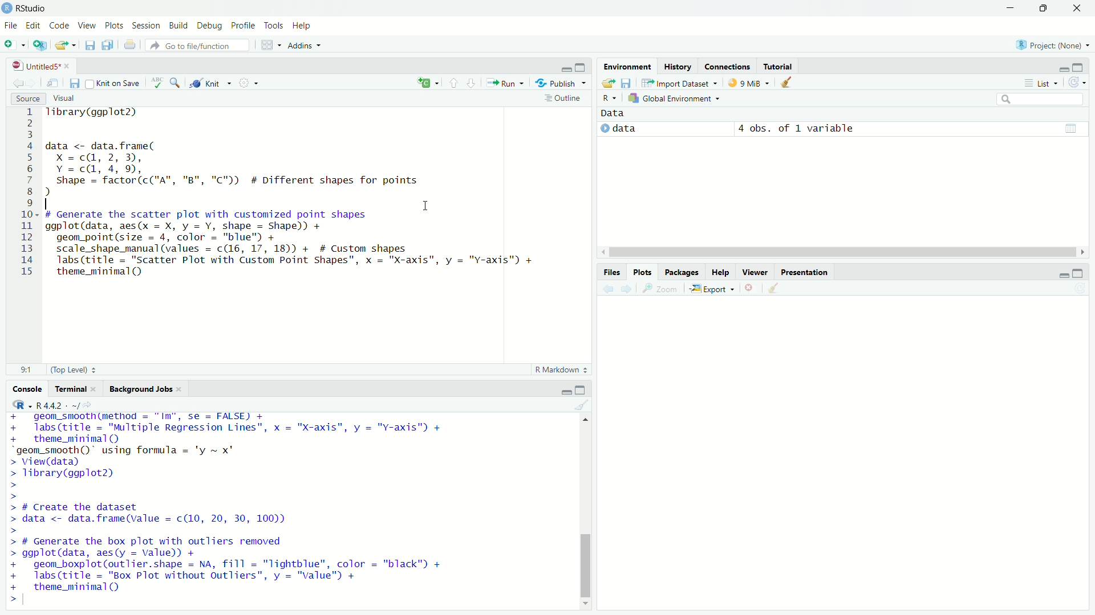 Image resolution: width=1095 pixels, height=615 pixels. What do you see at coordinates (804, 272) in the screenshot?
I see `` at bounding box center [804, 272].